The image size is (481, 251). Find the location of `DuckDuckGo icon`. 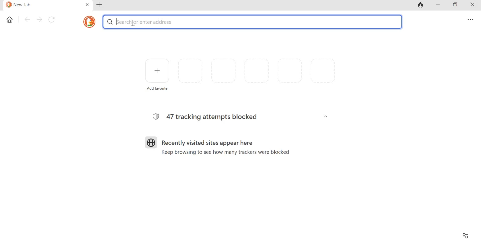

DuckDuckGo icon is located at coordinates (89, 22).